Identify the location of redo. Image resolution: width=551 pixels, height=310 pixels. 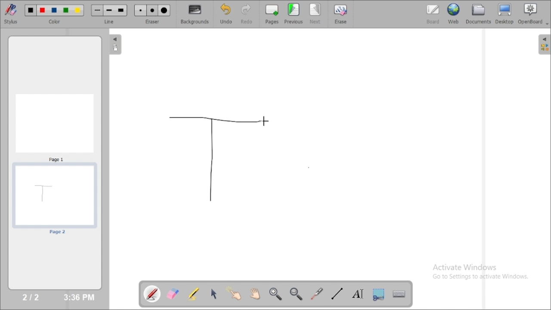
(249, 14).